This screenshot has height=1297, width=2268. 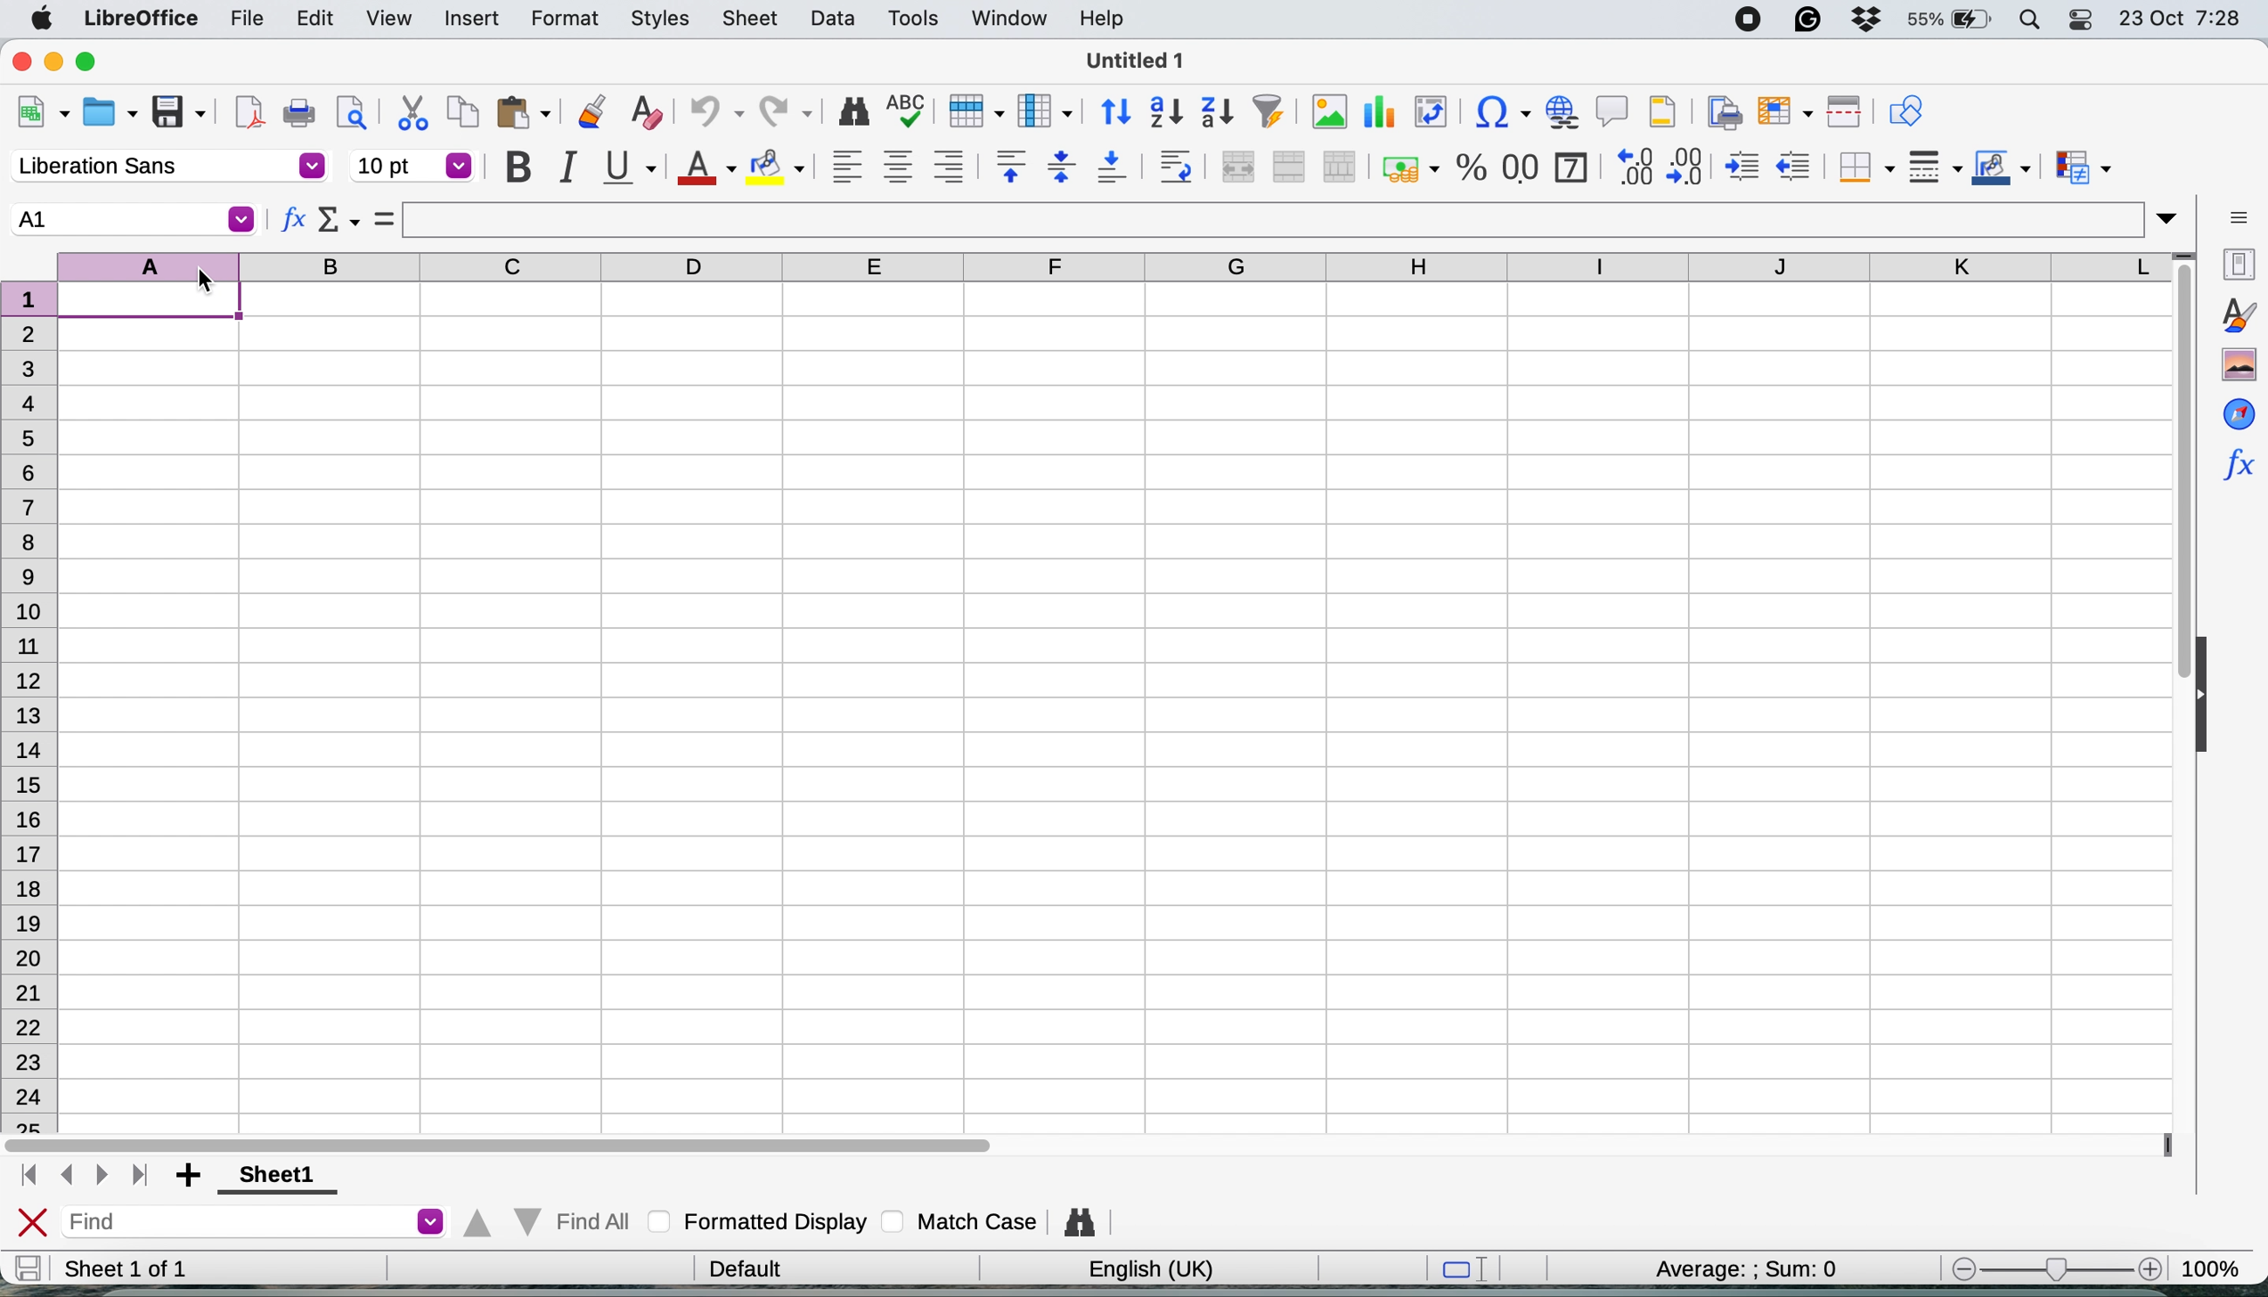 What do you see at coordinates (337, 221) in the screenshot?
I see `select function` at bounding box center [337, 221].